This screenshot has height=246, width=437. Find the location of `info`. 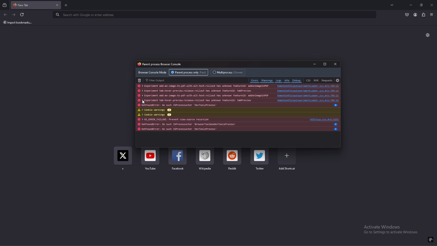

info is located at coordinates (336, 124).